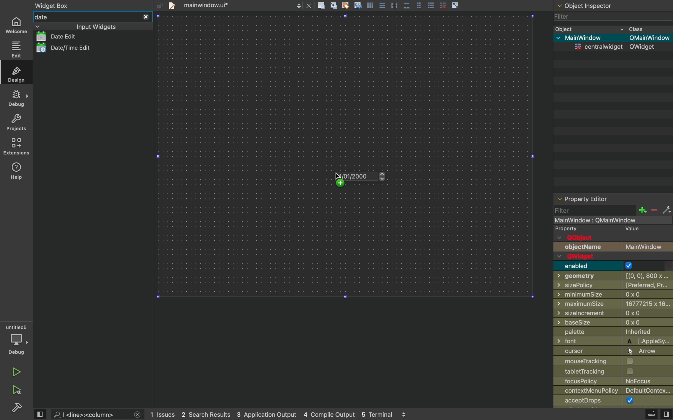 This screenshot has height=420, width=673. Describe the element at coordinates (610, 295) in the screenshot. I see `minimussize` at that location.